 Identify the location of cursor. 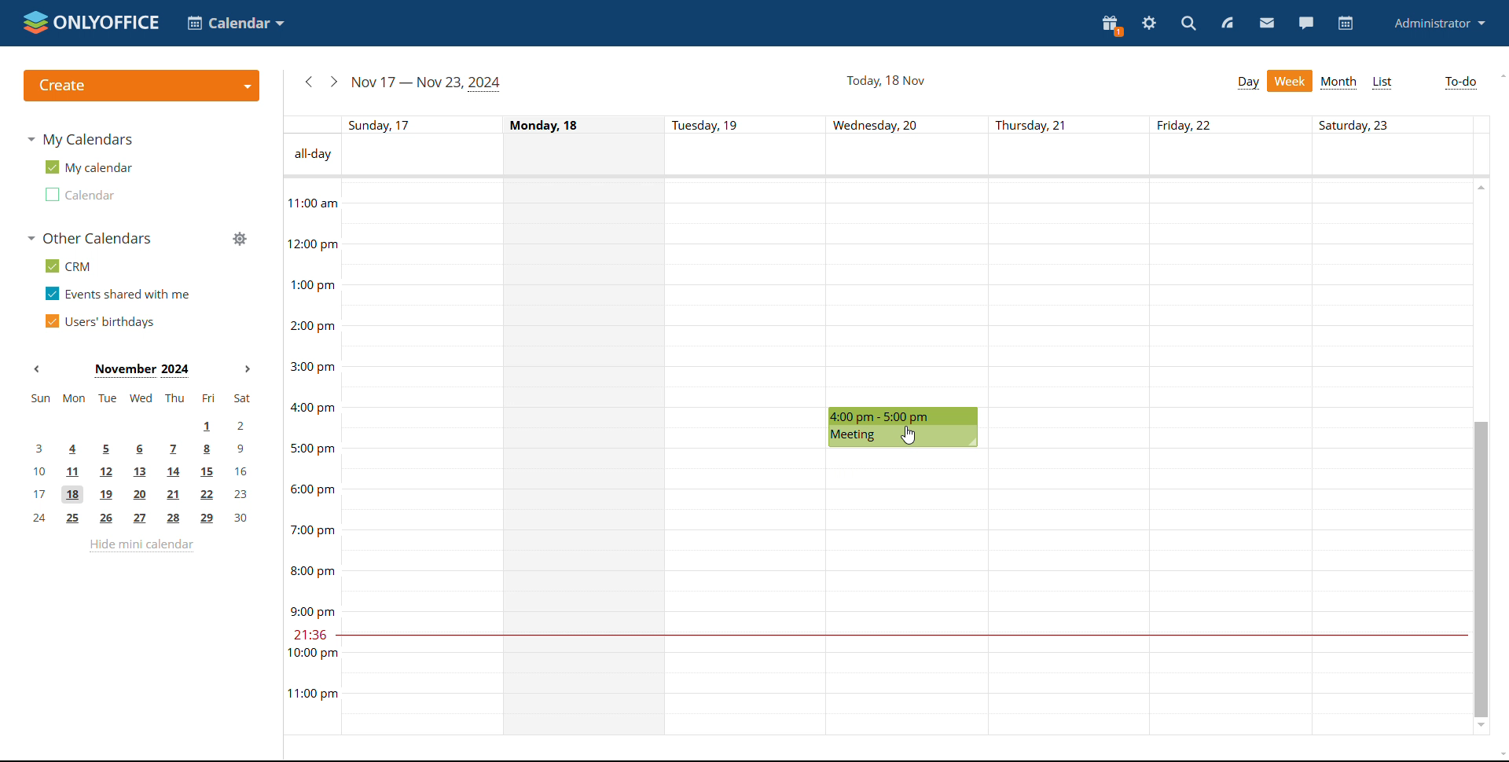
(909, 435).